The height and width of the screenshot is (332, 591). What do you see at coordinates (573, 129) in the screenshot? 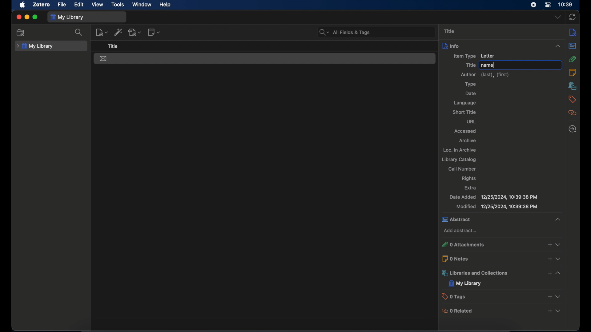
I see `locate` at bounding box center [573, 129].